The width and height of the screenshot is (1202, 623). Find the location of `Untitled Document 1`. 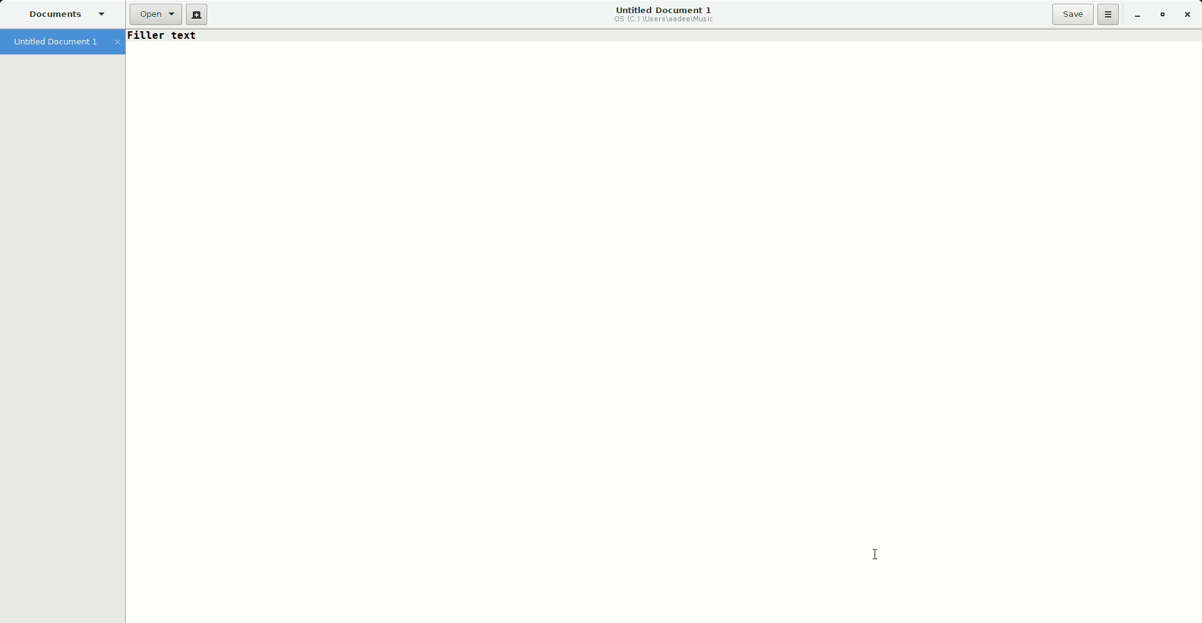

Untitled Document 1 is located at coordinates (65, 43).